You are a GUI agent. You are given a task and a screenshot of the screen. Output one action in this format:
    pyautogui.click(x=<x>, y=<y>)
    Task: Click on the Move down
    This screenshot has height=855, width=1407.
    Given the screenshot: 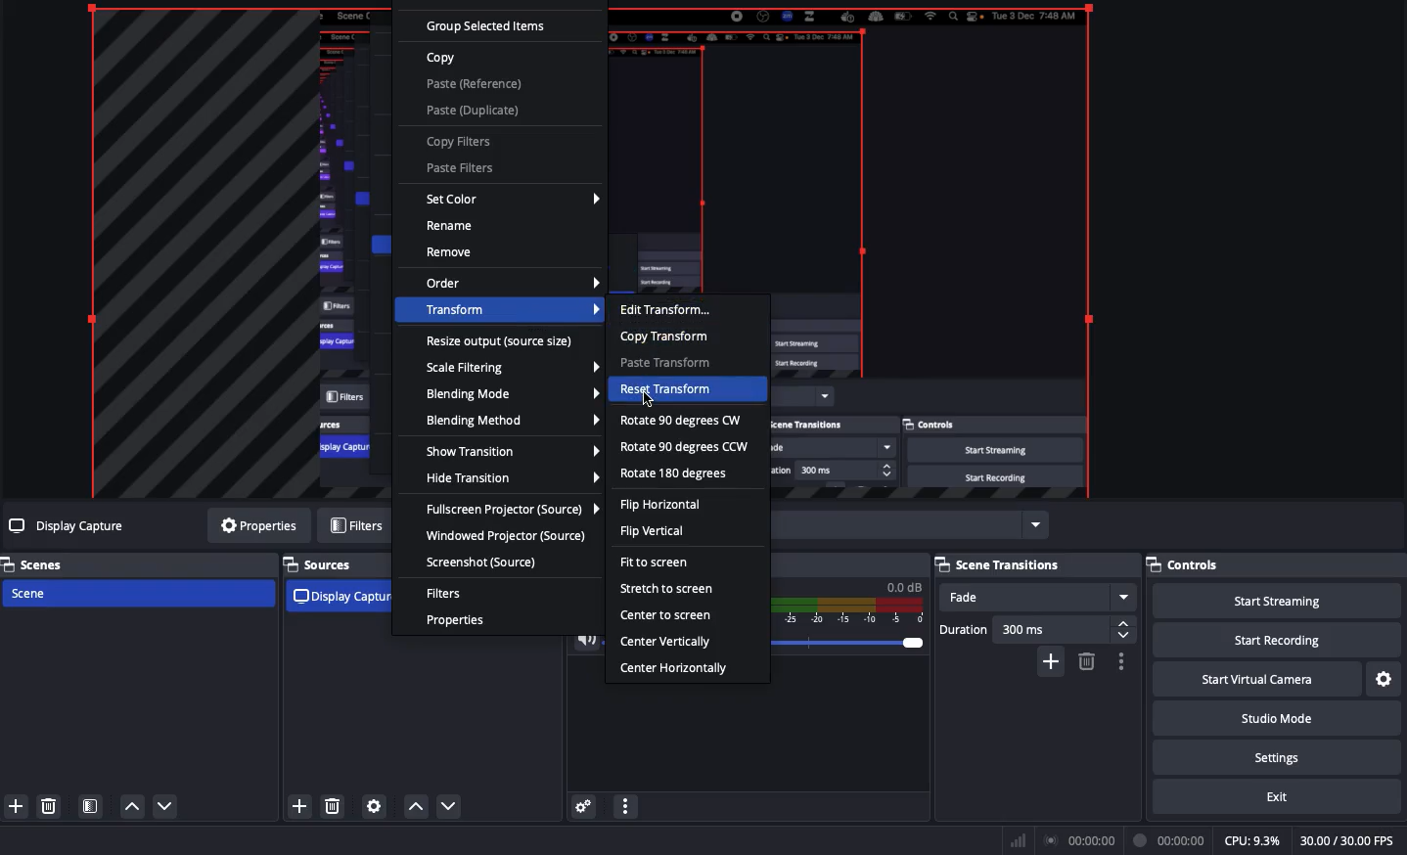 What is the action you would take?
    pyautogui.click(x=167, y=805)
    